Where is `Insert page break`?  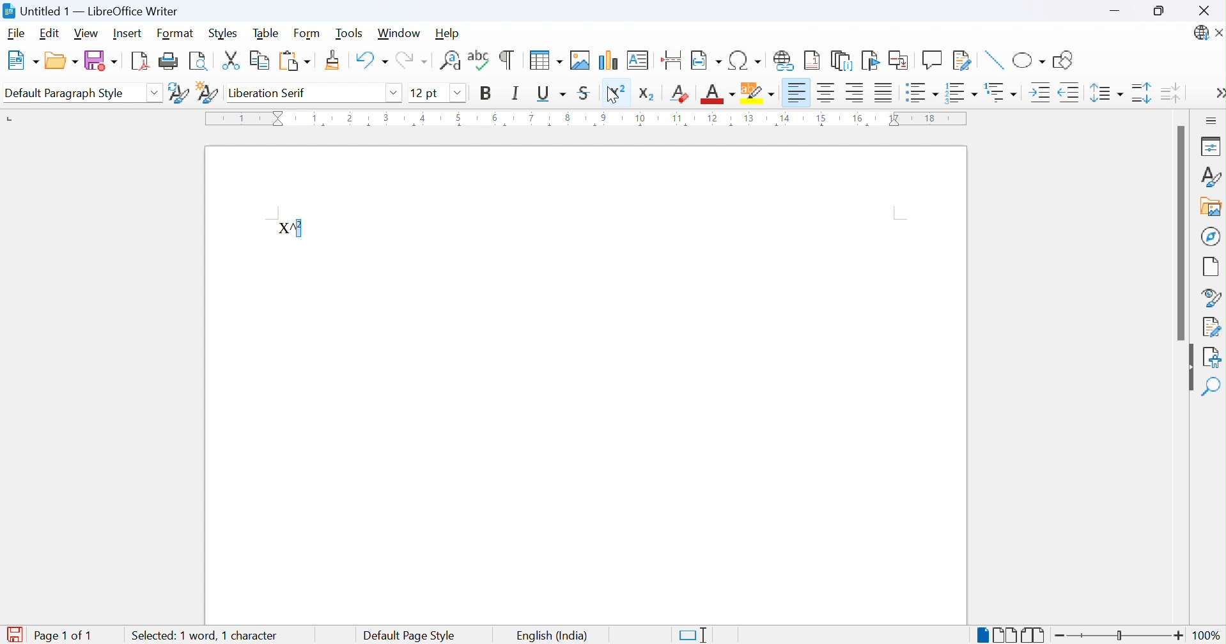 Insert page break is located at coordinates (674, 57).